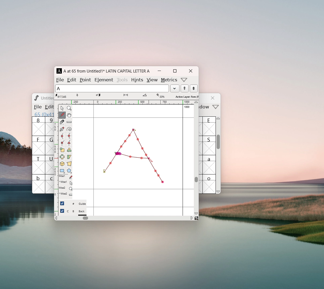 This screenshot has width=324, height=289. I want to click on 1000, so click(187, 107).